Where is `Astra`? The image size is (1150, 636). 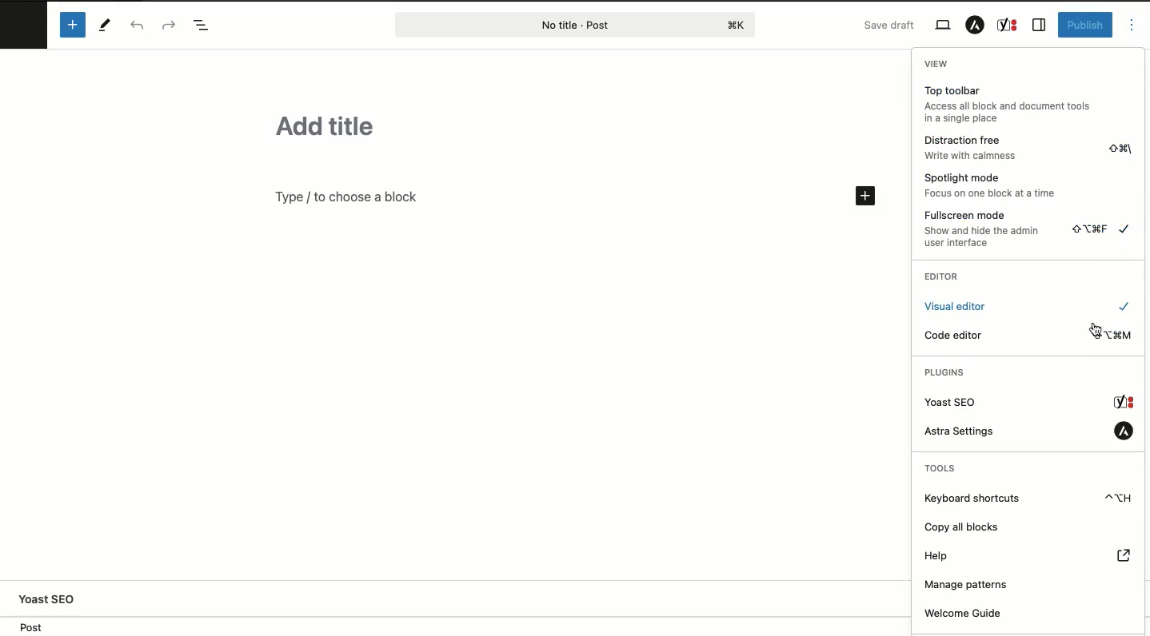 Astra is located at coordinates (975, 26).